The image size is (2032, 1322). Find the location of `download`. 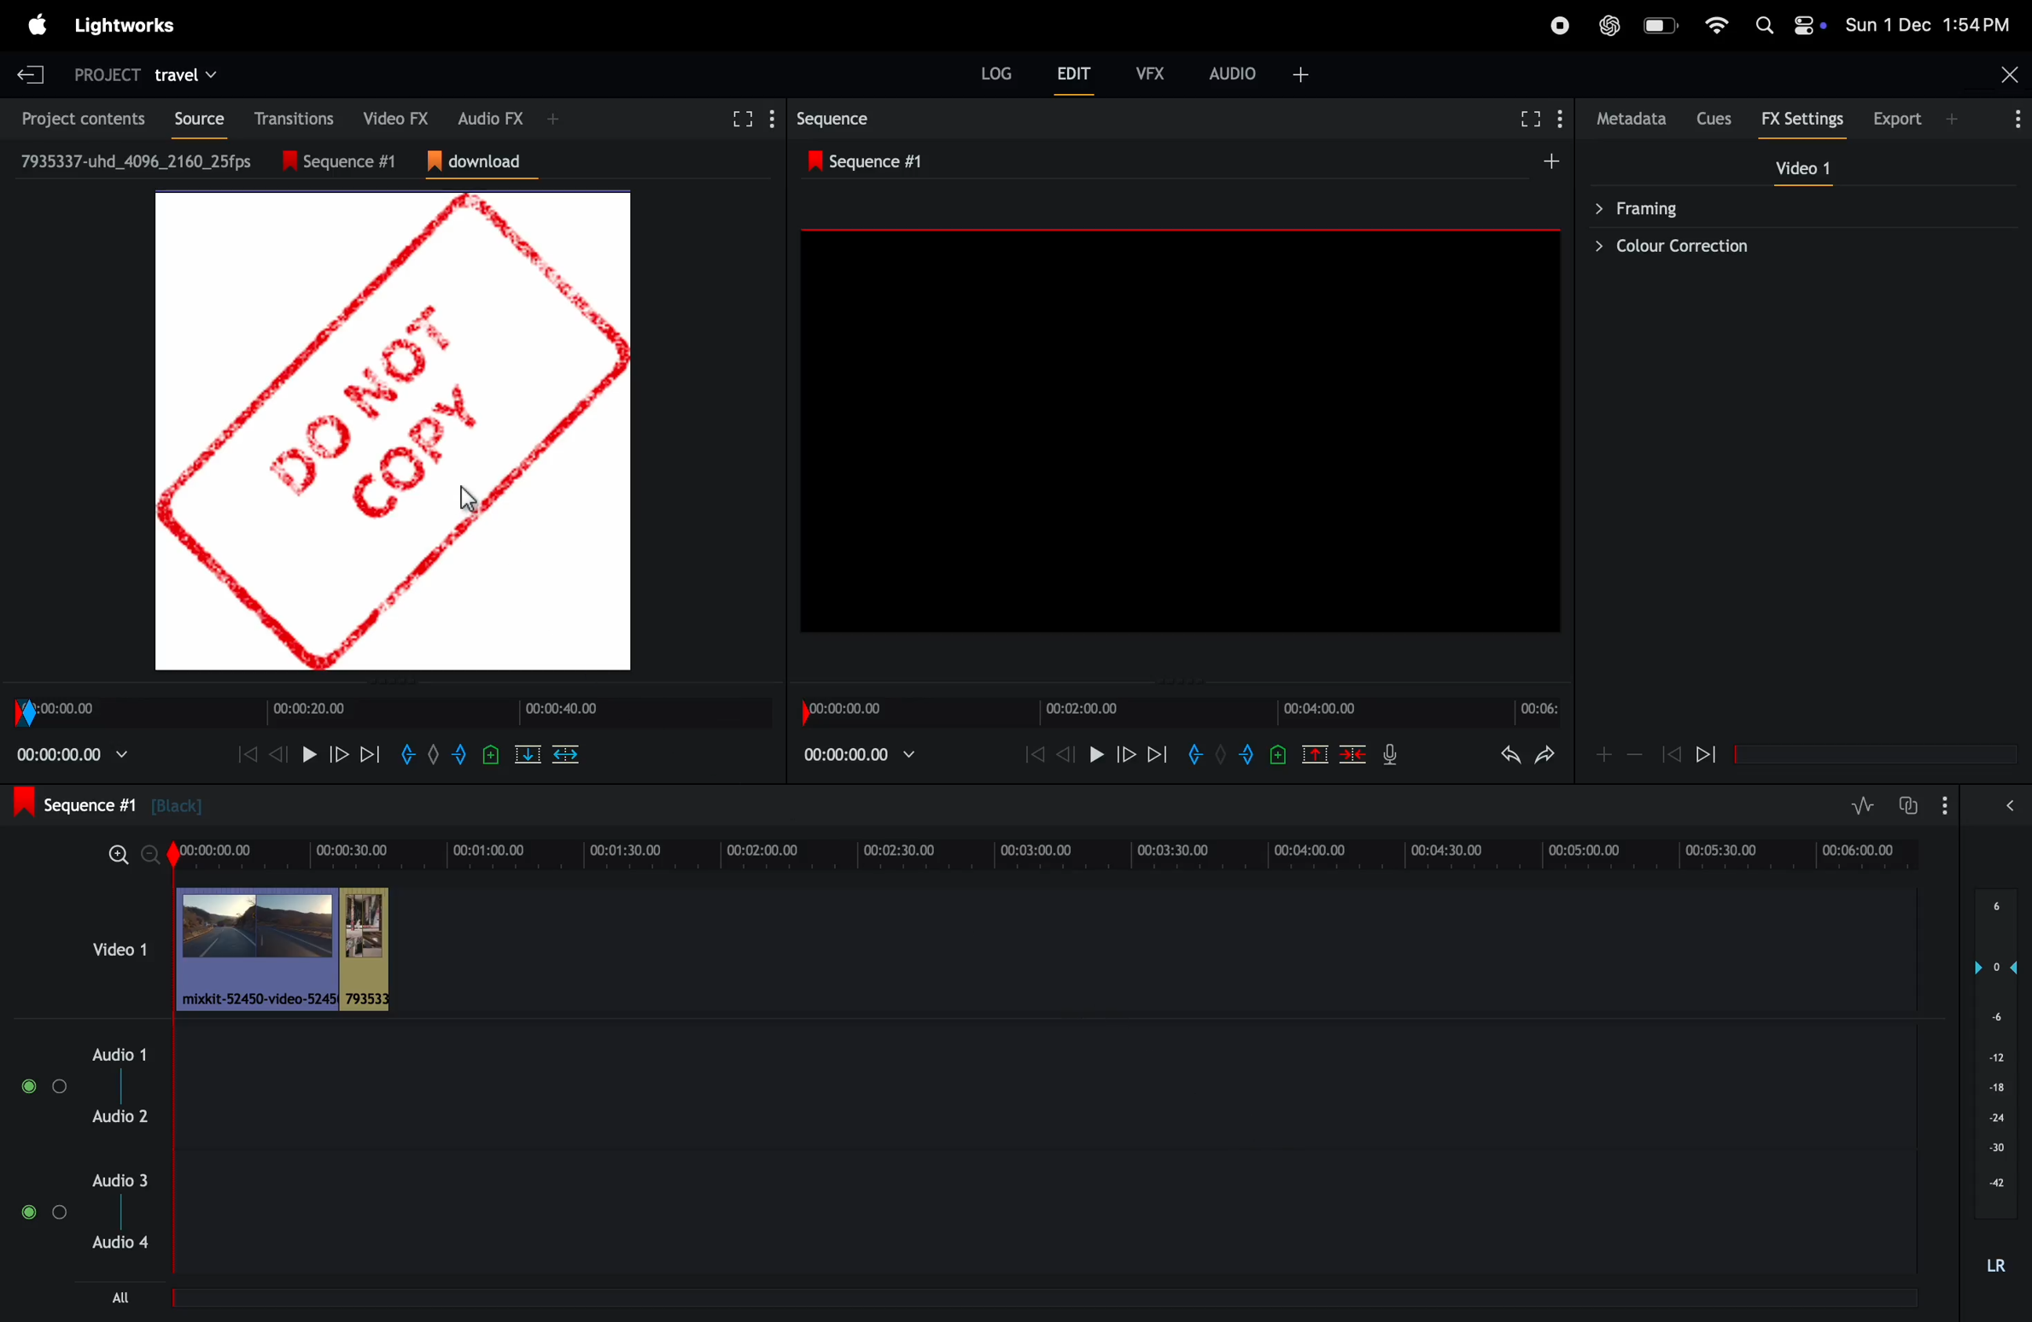

download is located at coordinates (482, 162).